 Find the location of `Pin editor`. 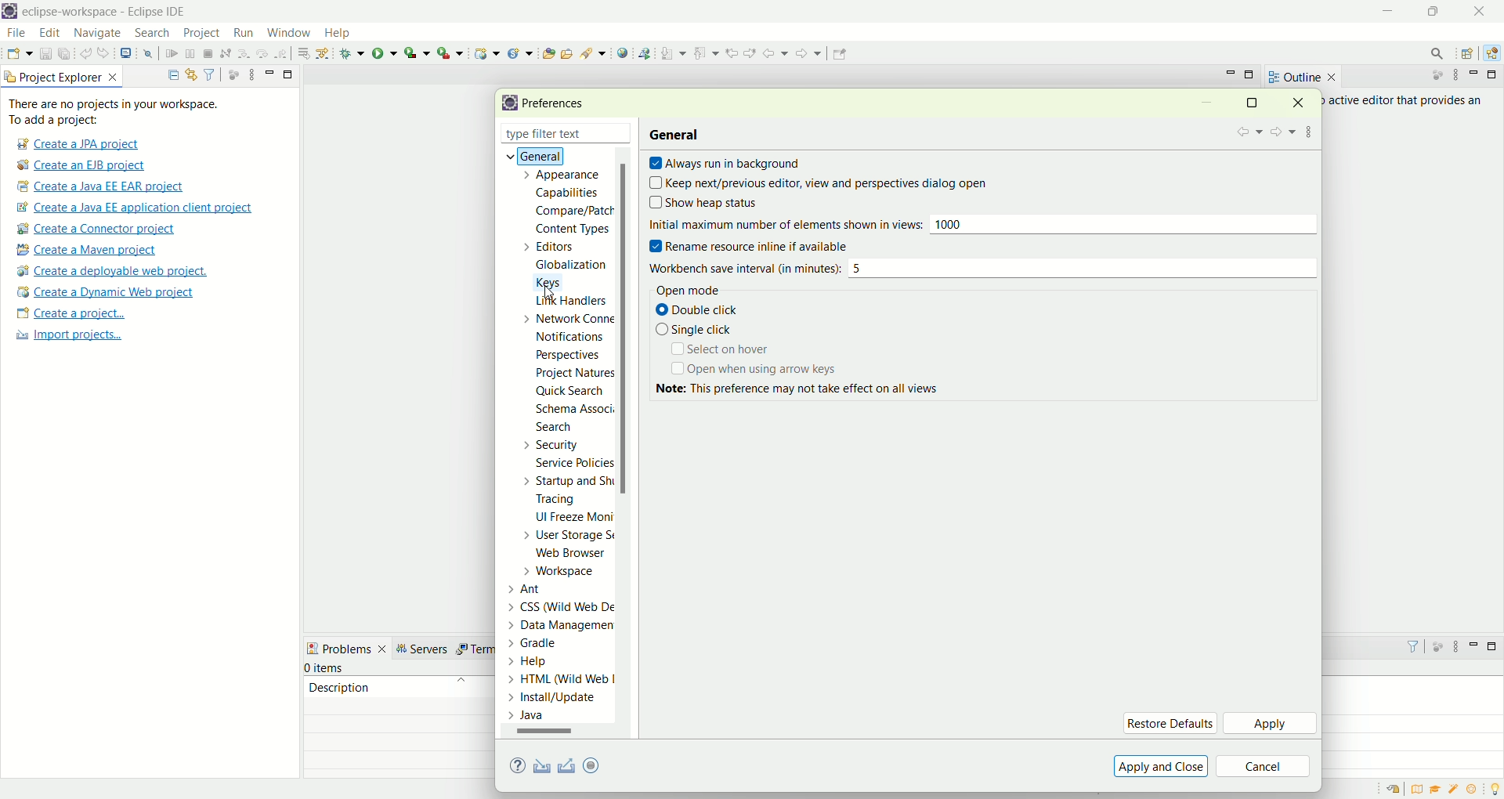

Pin editor is located at coordinates (837, 56).